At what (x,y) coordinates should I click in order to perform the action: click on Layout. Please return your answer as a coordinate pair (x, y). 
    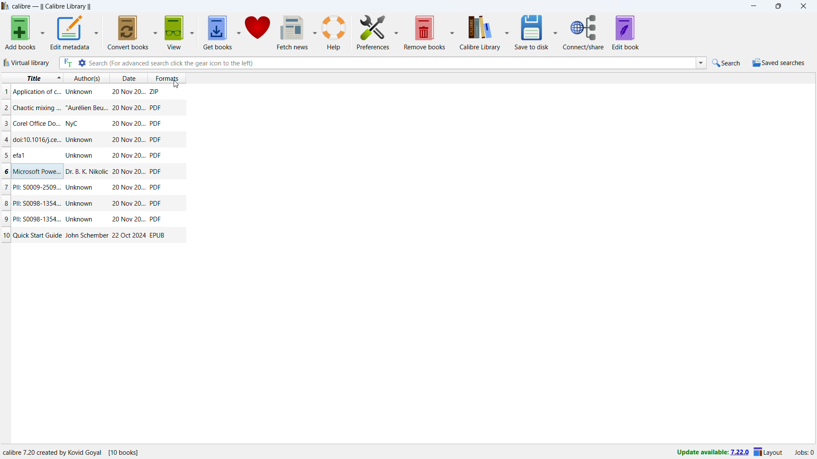
    Looking at the image, I should click on (768, 452).